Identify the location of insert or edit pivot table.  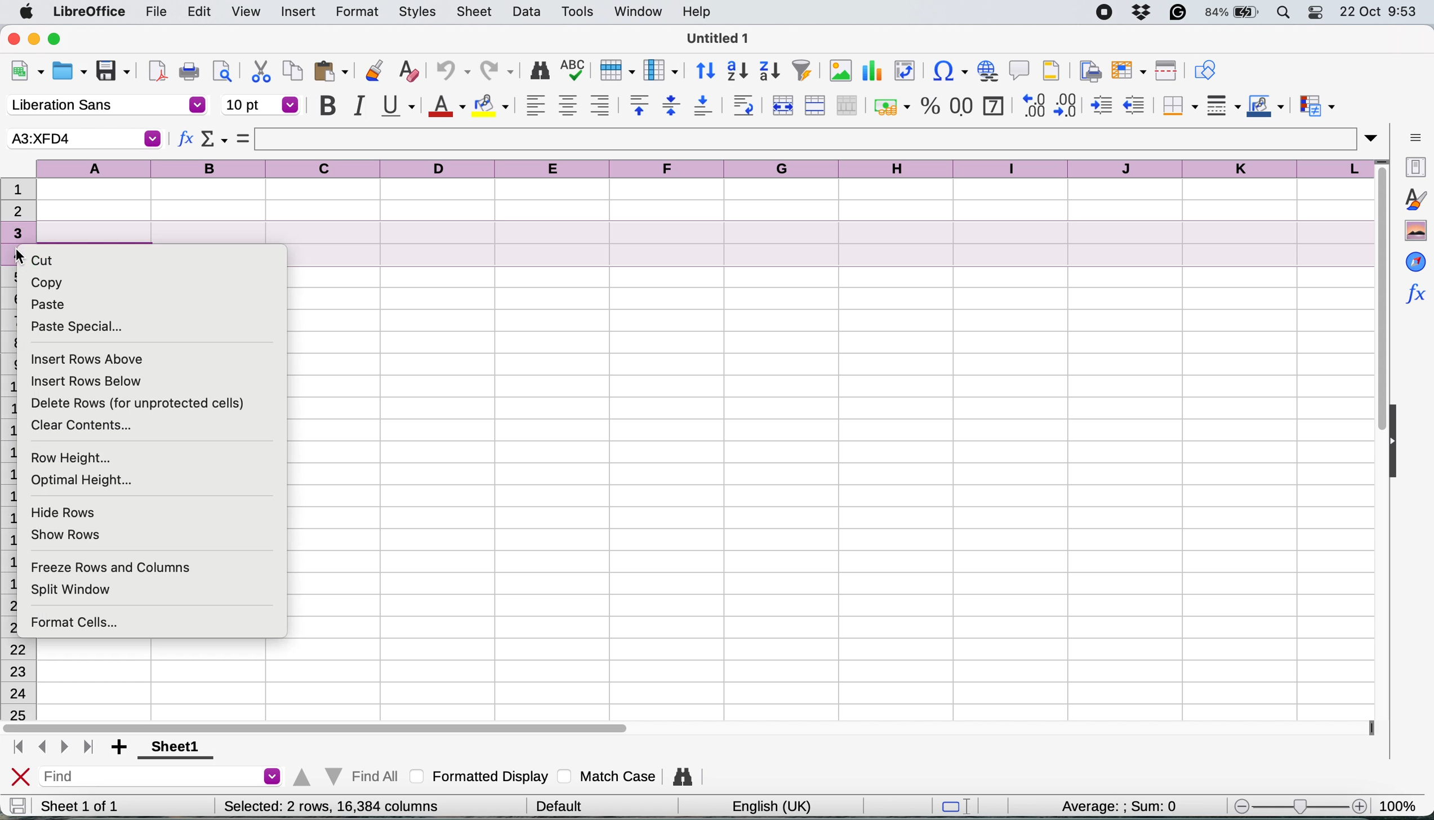
(901, 71).